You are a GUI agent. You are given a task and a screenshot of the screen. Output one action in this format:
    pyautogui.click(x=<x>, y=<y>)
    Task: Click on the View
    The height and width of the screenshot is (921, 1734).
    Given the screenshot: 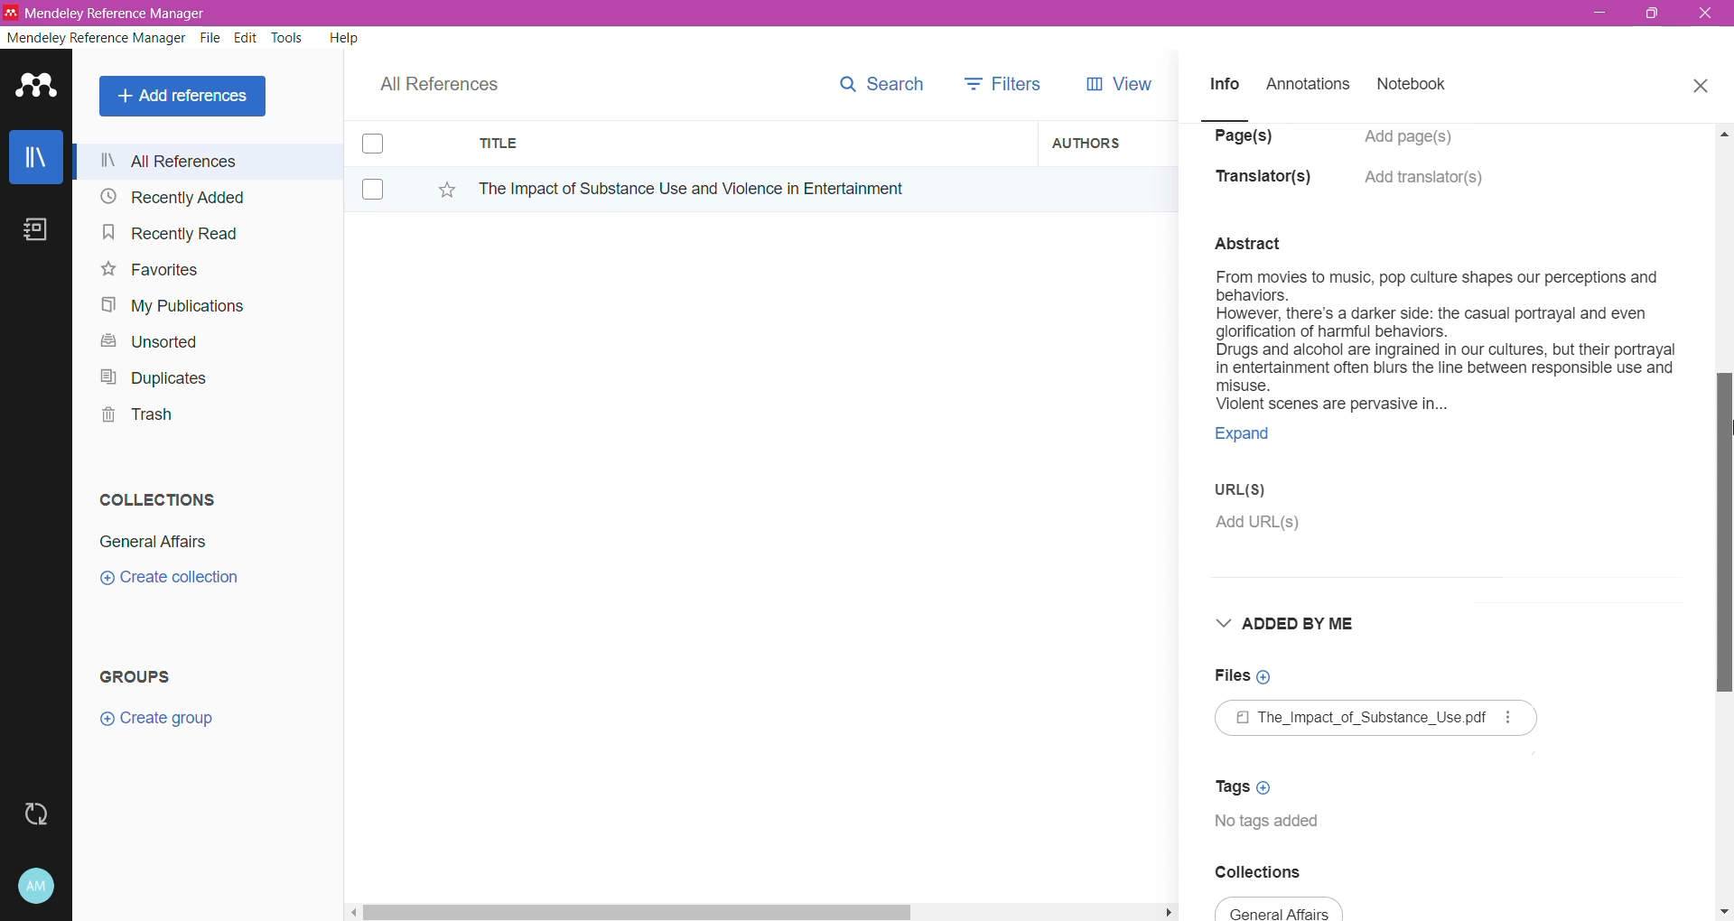 What is the action you would take?
    pyautogui.click(x=1115, y=84)
    